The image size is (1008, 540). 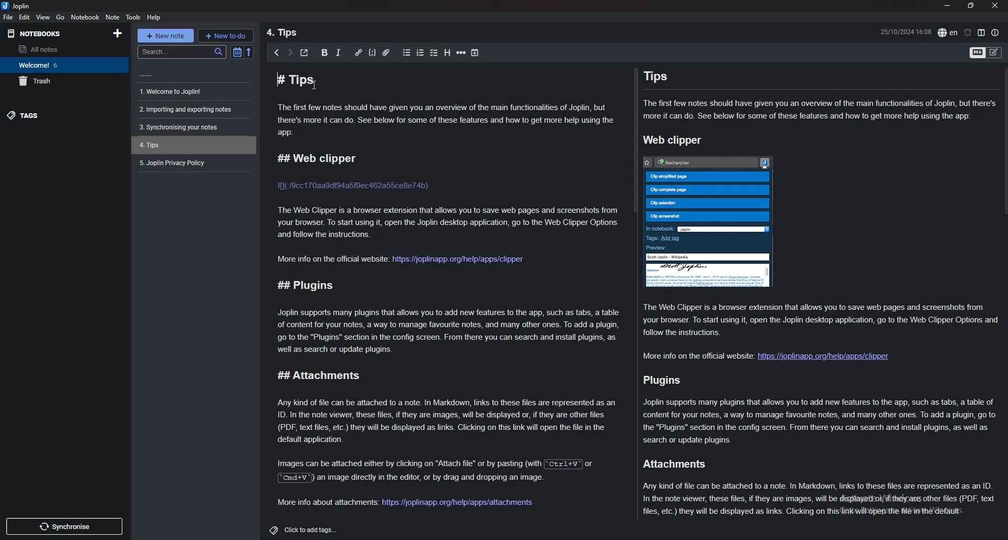 What do you see at coordinates (435, 52) in the screenshot?
I see `checked list` at bounding box center [435, 52].